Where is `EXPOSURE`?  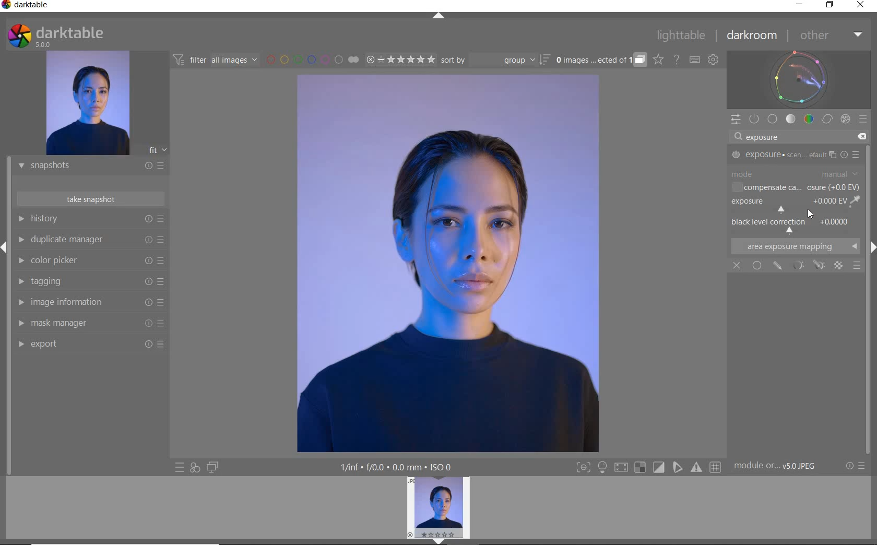
EXPOSURE is located at coordinates (795, 205).